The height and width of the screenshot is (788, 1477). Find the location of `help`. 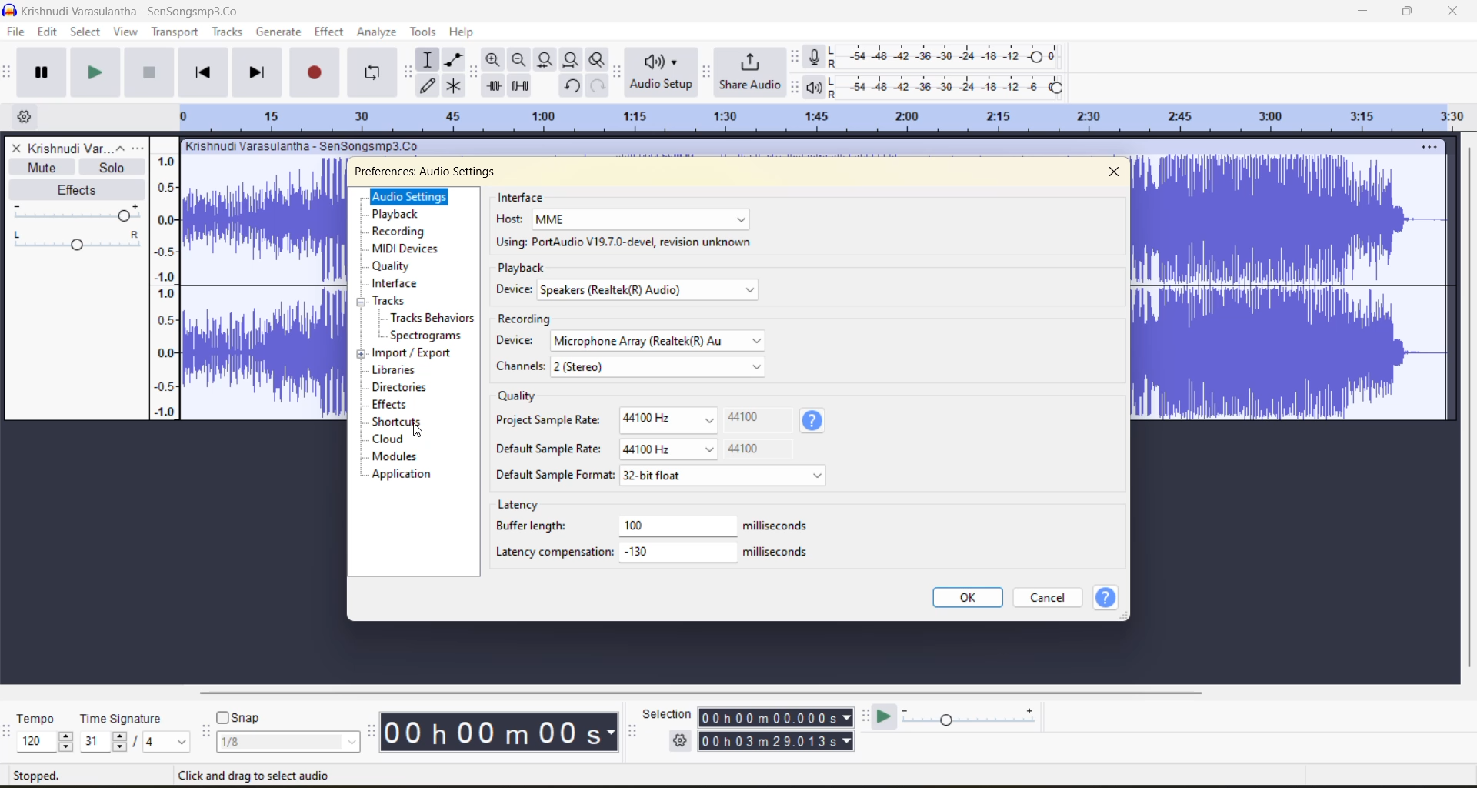

help is located at coordinates (1107, 599).